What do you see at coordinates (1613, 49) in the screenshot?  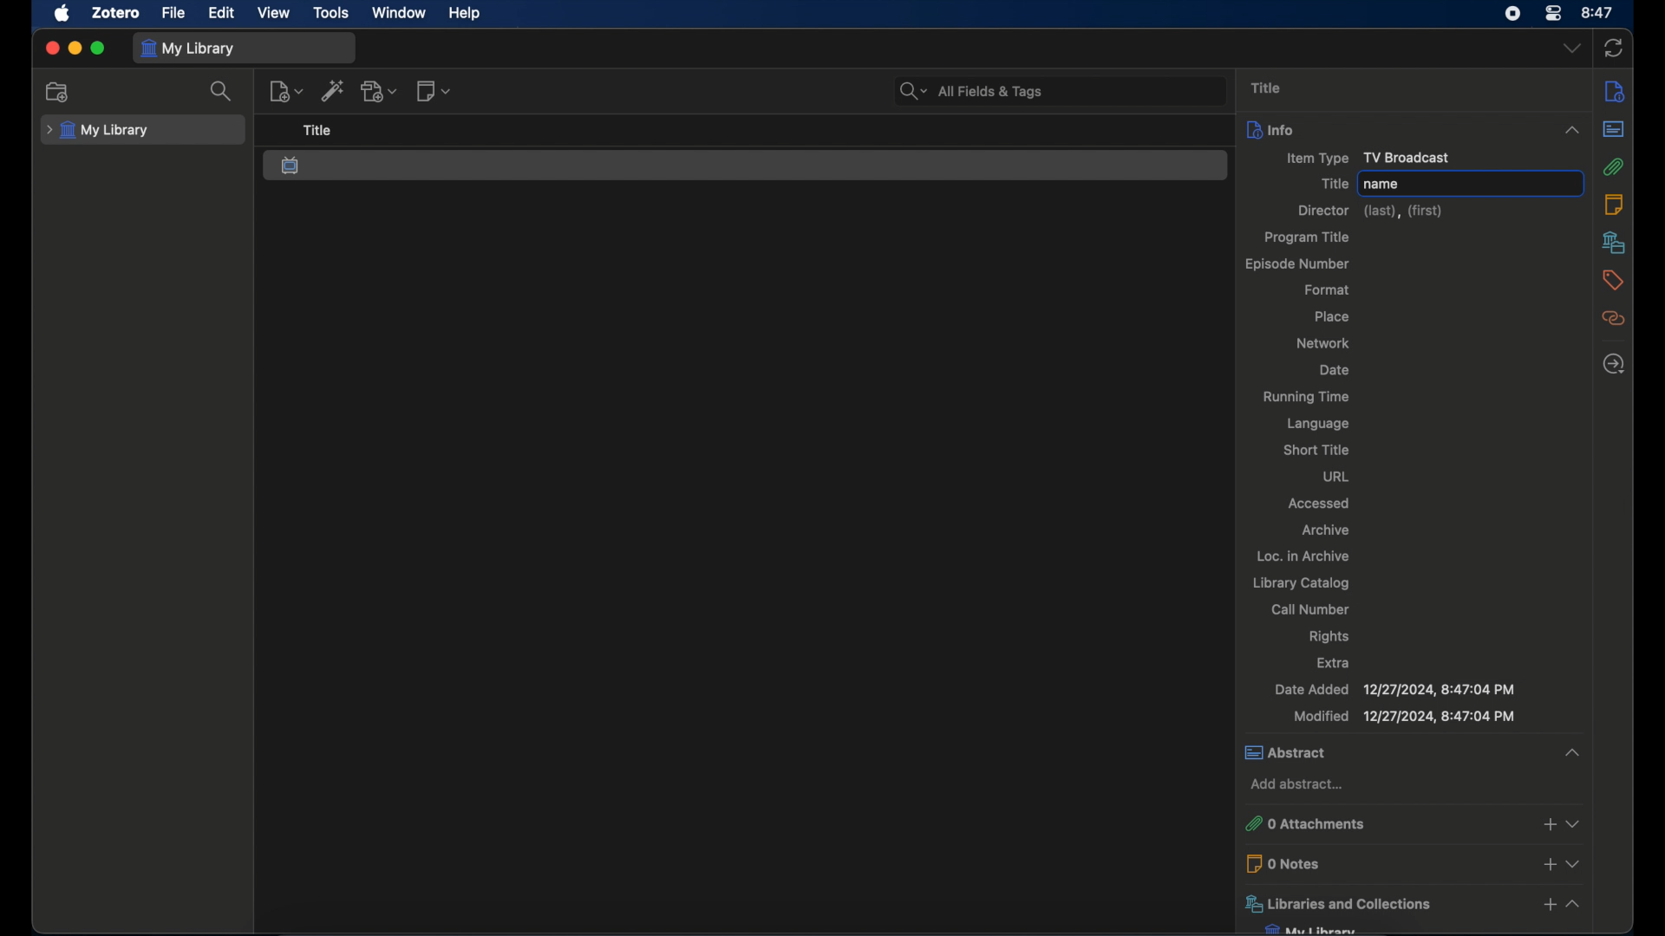 I see `sync` at bounding box center [1613, 49].